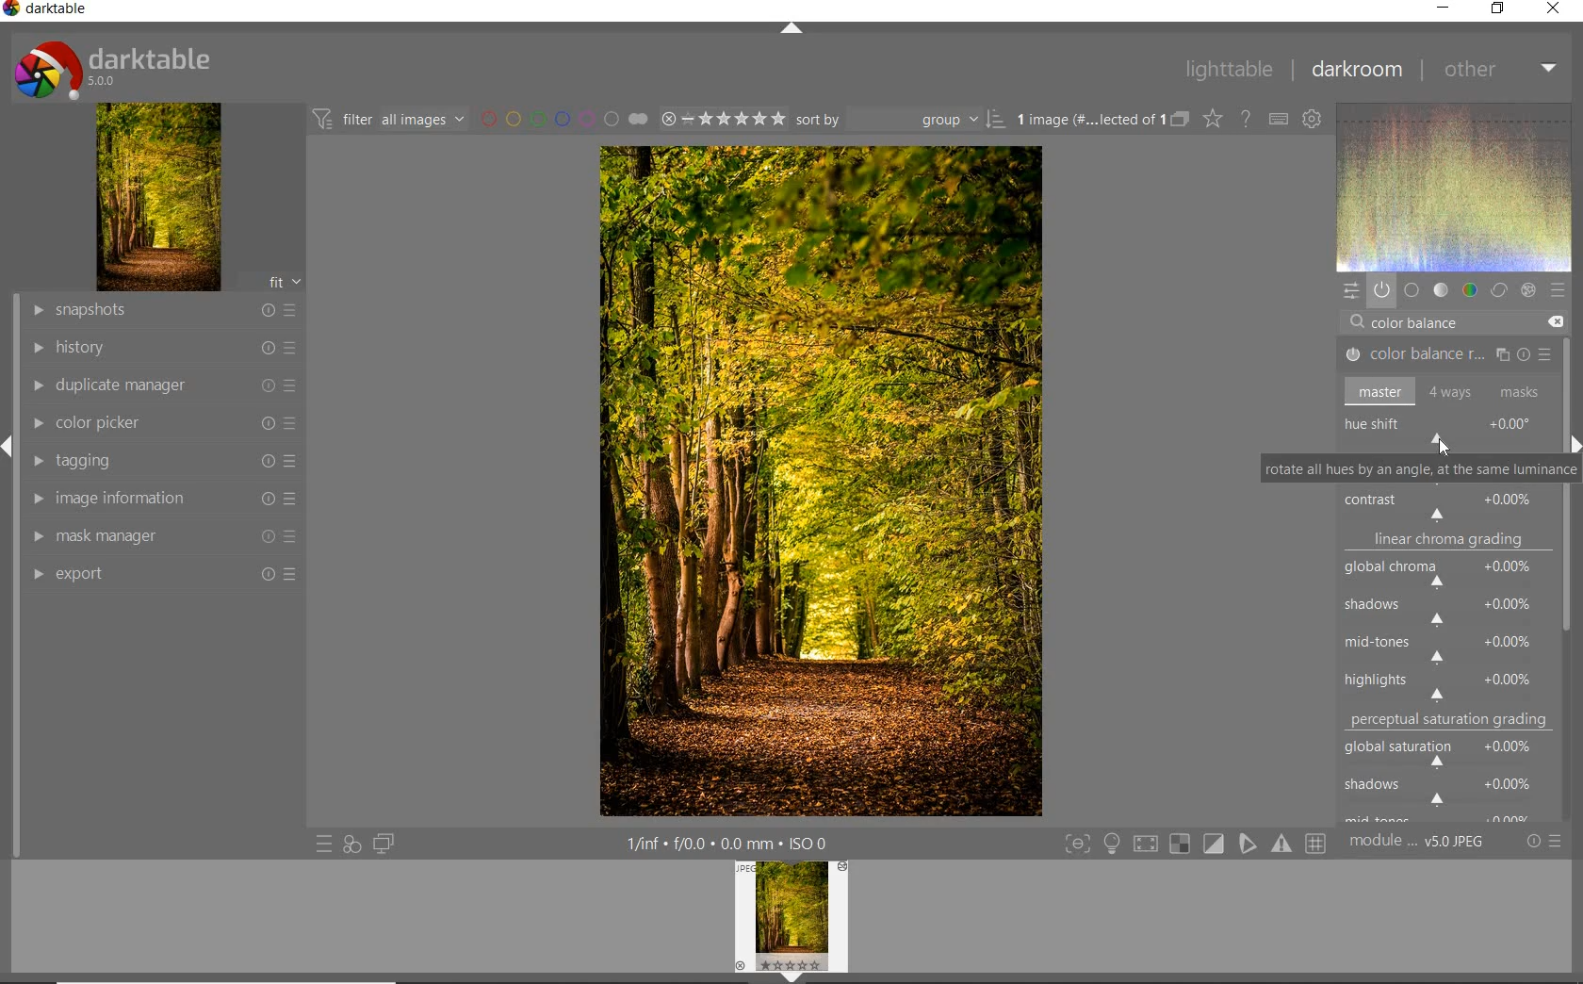 This screenshot has height=984, width=1583. Describe the element at coordinates (1444, 7) in the screenshot. I see `minimize` at that location.